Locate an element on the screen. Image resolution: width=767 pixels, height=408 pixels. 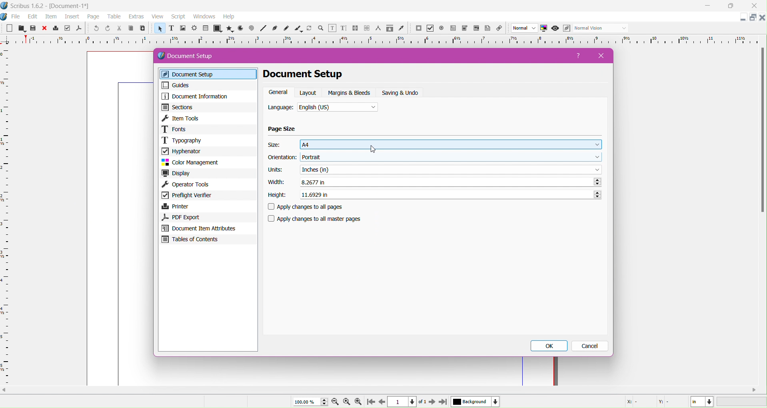
Preflight Verifier is located at coordinates (207, 196).